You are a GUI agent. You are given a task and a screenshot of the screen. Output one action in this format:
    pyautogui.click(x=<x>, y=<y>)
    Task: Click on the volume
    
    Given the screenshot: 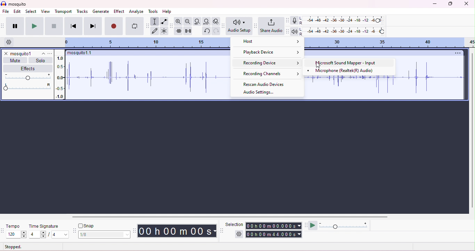 What is the action you would take?
    pyautogui.click(x=27, y=76)
    